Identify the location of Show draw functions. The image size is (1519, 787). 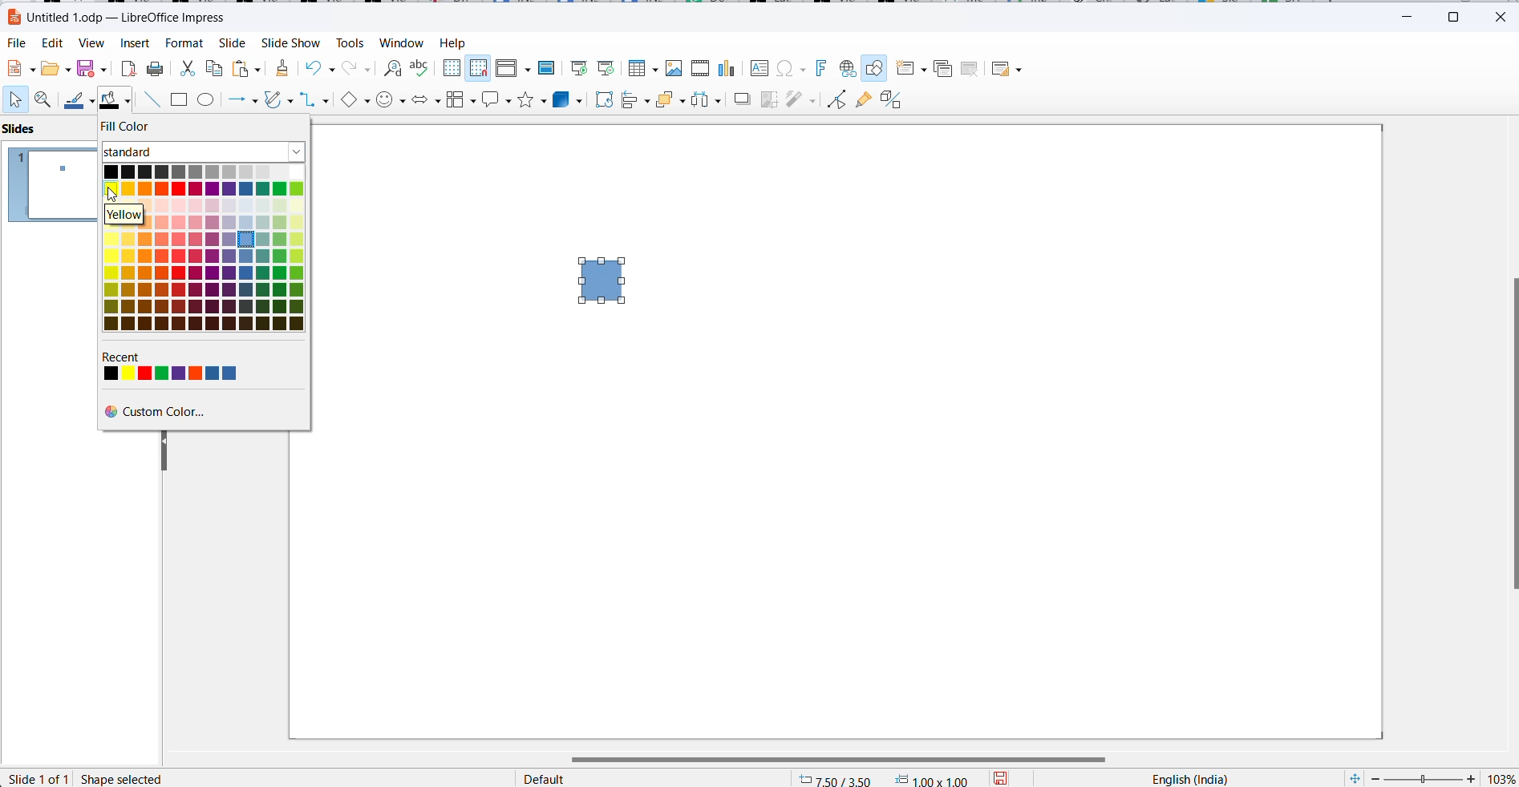
(876, 70).